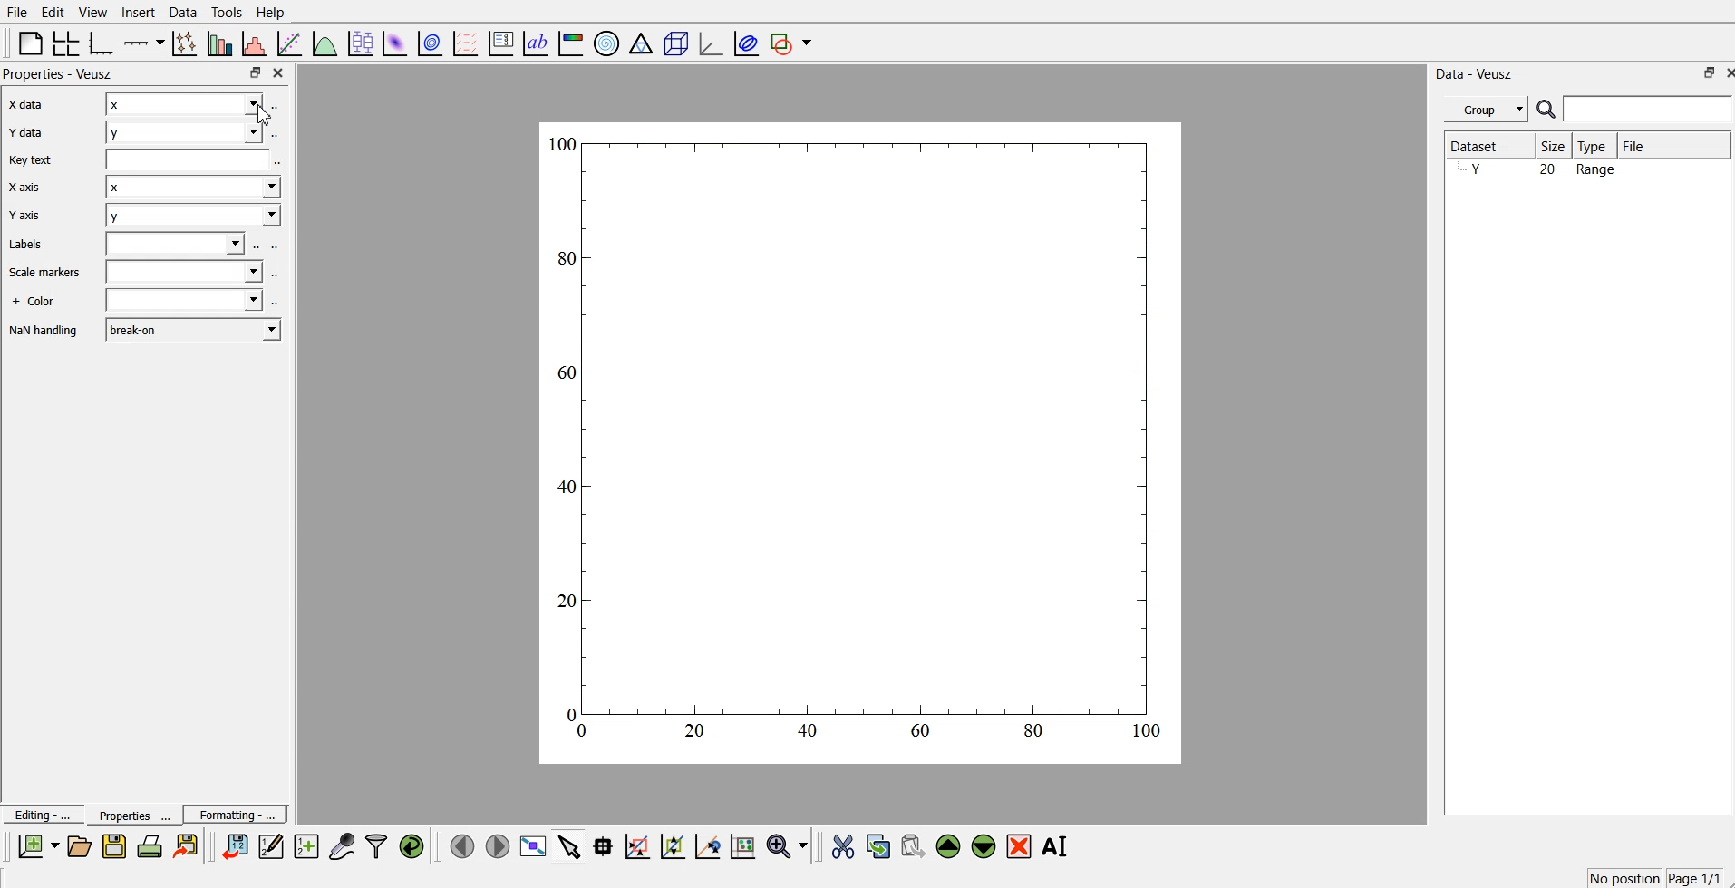 This screenshot has height=888, width=1735. Describe the element at coordinates (863, 441) in the screenshot. I see `page` at that location.